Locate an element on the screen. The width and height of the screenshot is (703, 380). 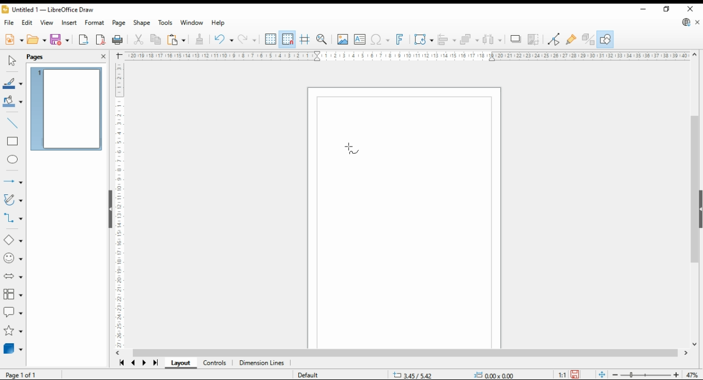
format is located at coordinates (94, 23).